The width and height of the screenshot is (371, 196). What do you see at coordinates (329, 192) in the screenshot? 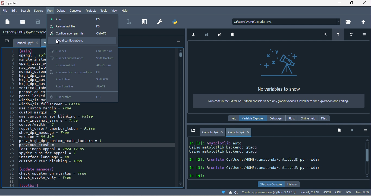
I see `ascii` at bounding box center [329, 192].